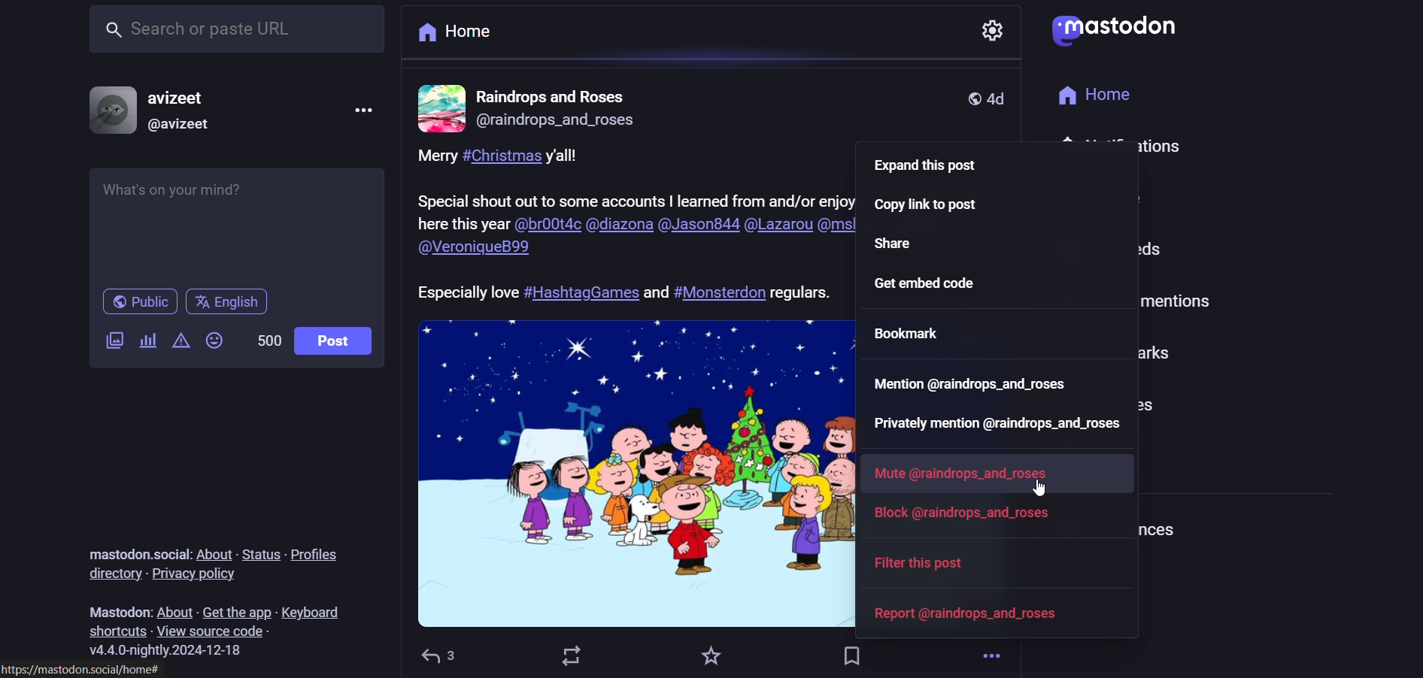 This screenshot has height=678, width=1423. What do you see at coordinates (238, 32) in the screenshot?
I see `search` at bounding box center [238, 32].